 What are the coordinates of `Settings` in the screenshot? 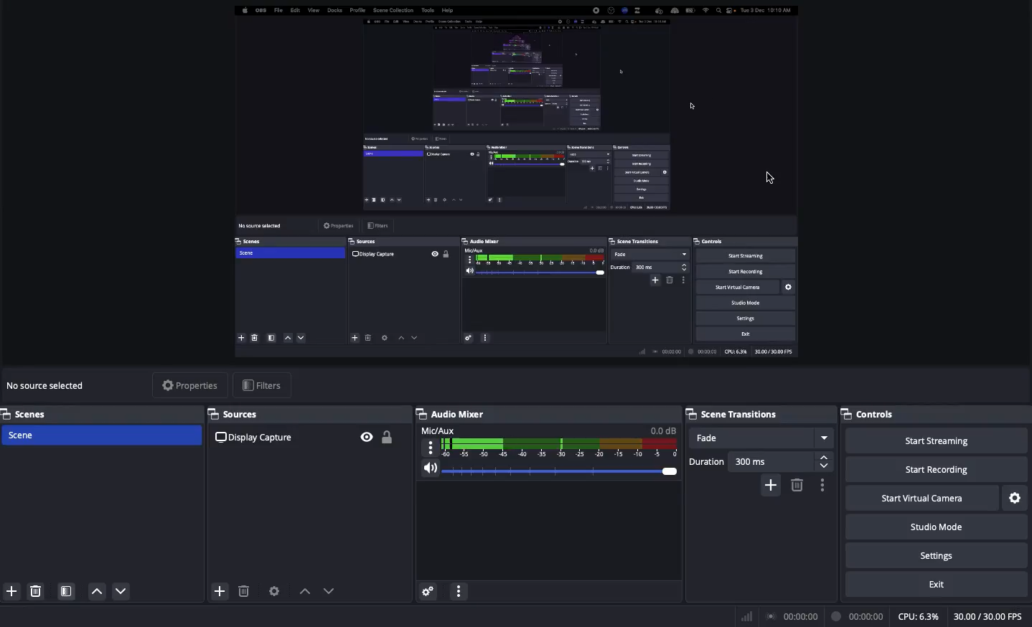 It's located at (935, 553).